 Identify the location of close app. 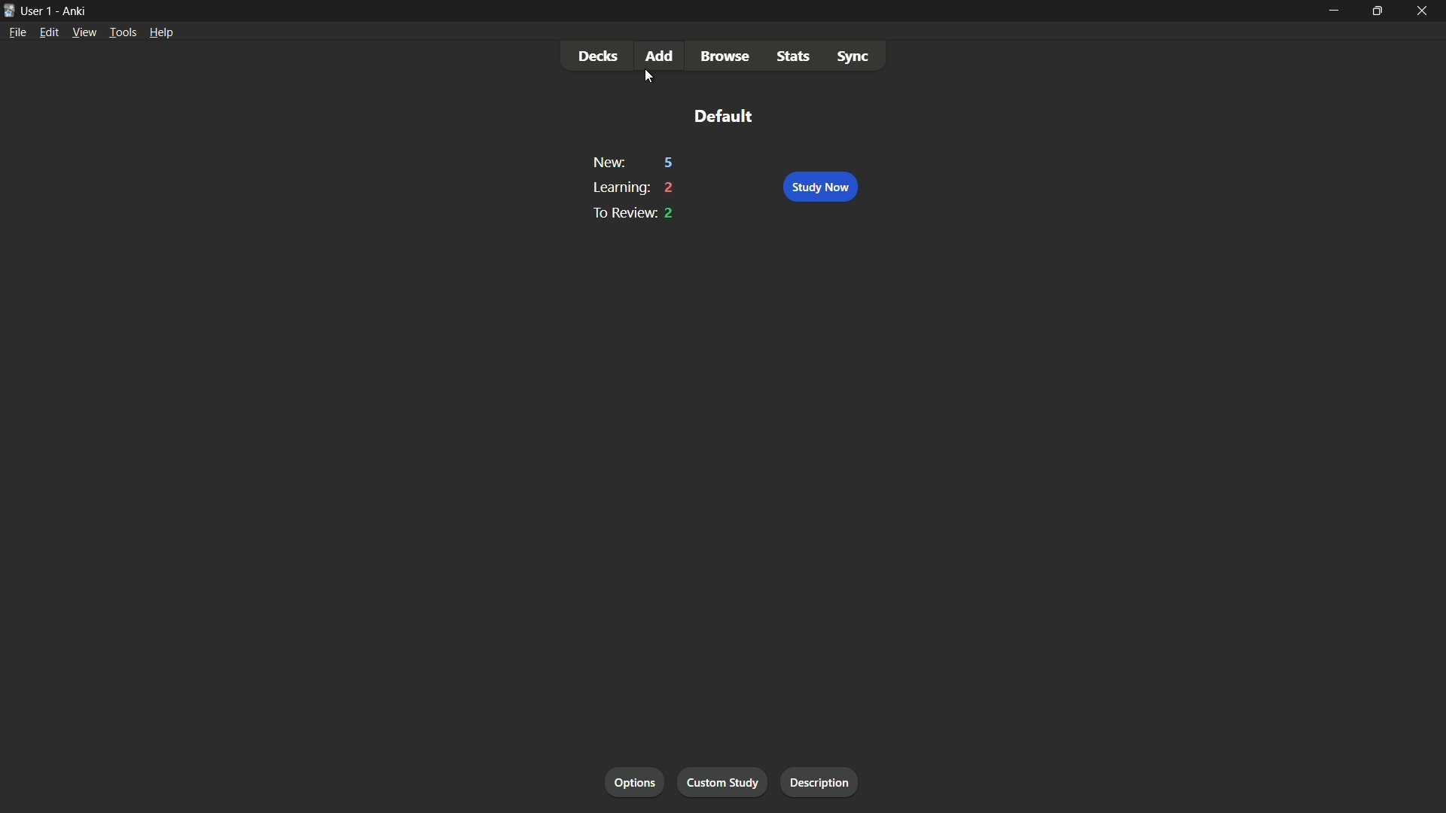
(1423, 11).